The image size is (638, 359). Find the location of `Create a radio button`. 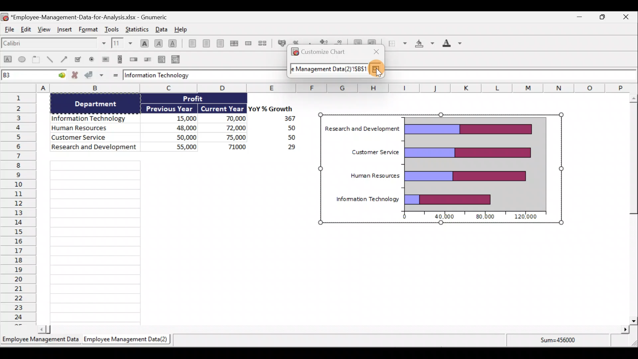

Create a radio button is located at coordinates (92, 60).